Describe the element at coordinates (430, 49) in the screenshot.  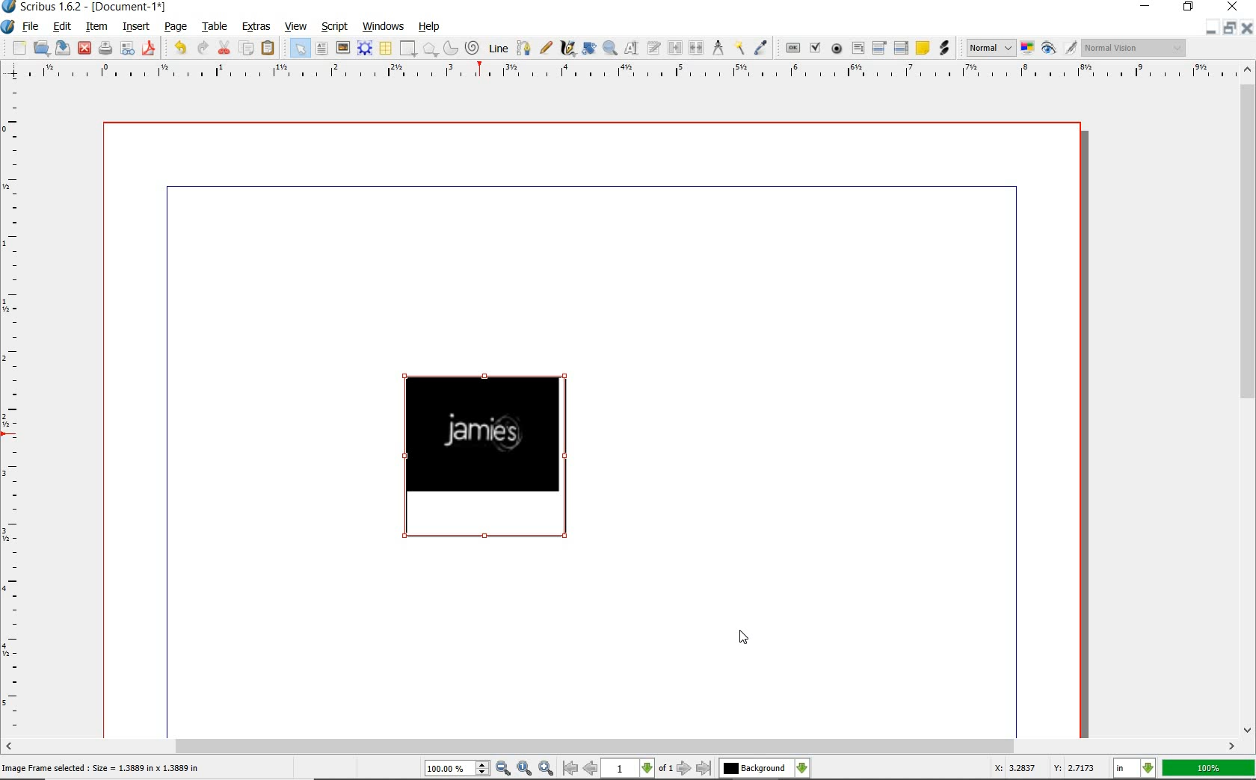
I see `POLYGON` at that location.